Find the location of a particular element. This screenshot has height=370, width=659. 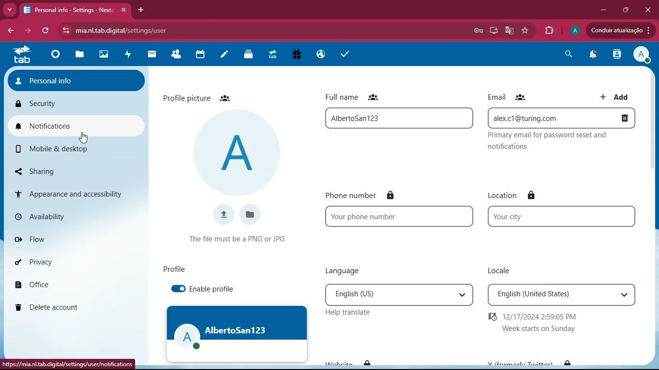

upload is located at coordinates (221, 214).